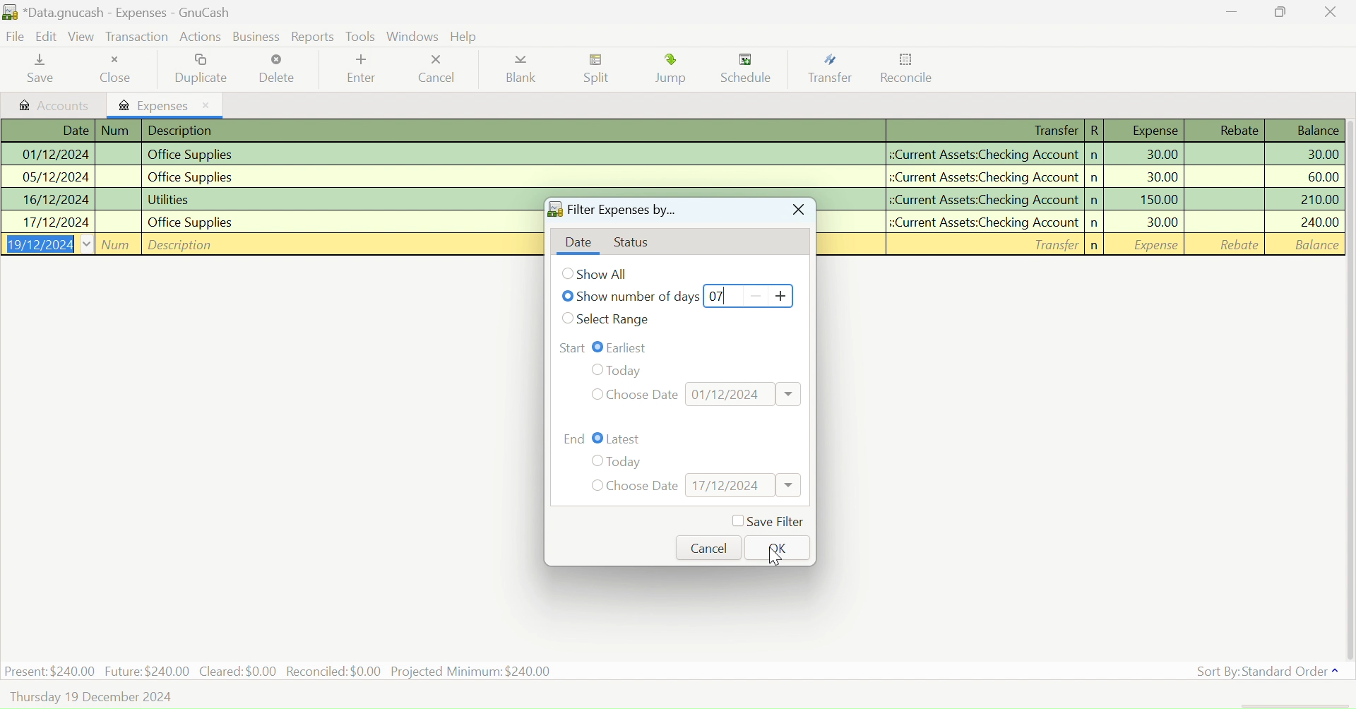 This screenshot has width=1356, height=709. I want to click on Office Supplies Transaction, so click(671, 177).